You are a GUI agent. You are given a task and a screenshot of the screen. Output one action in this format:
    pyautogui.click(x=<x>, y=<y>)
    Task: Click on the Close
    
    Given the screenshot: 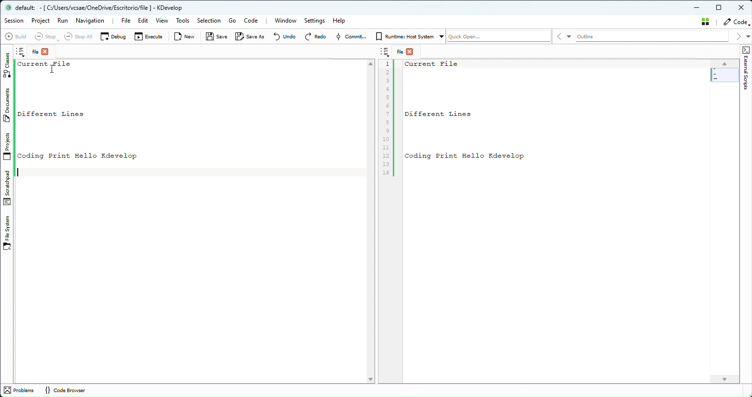 What is the action you would take?
    pyautogui.click(x=741, y=7)
    